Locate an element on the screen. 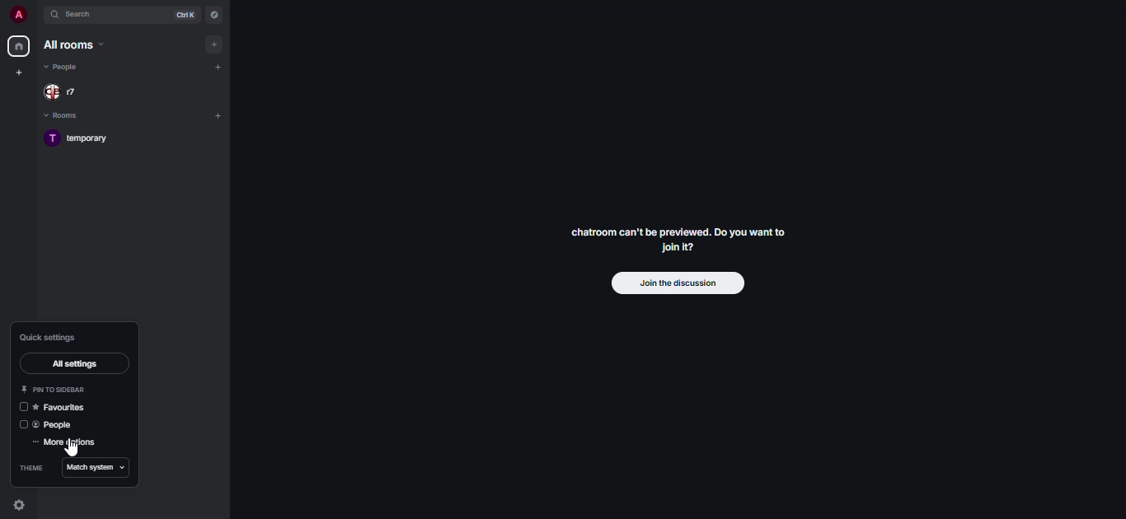 The width and height of the screenshot is (1126, 519). click to enable is located at coordinates (22, 427).